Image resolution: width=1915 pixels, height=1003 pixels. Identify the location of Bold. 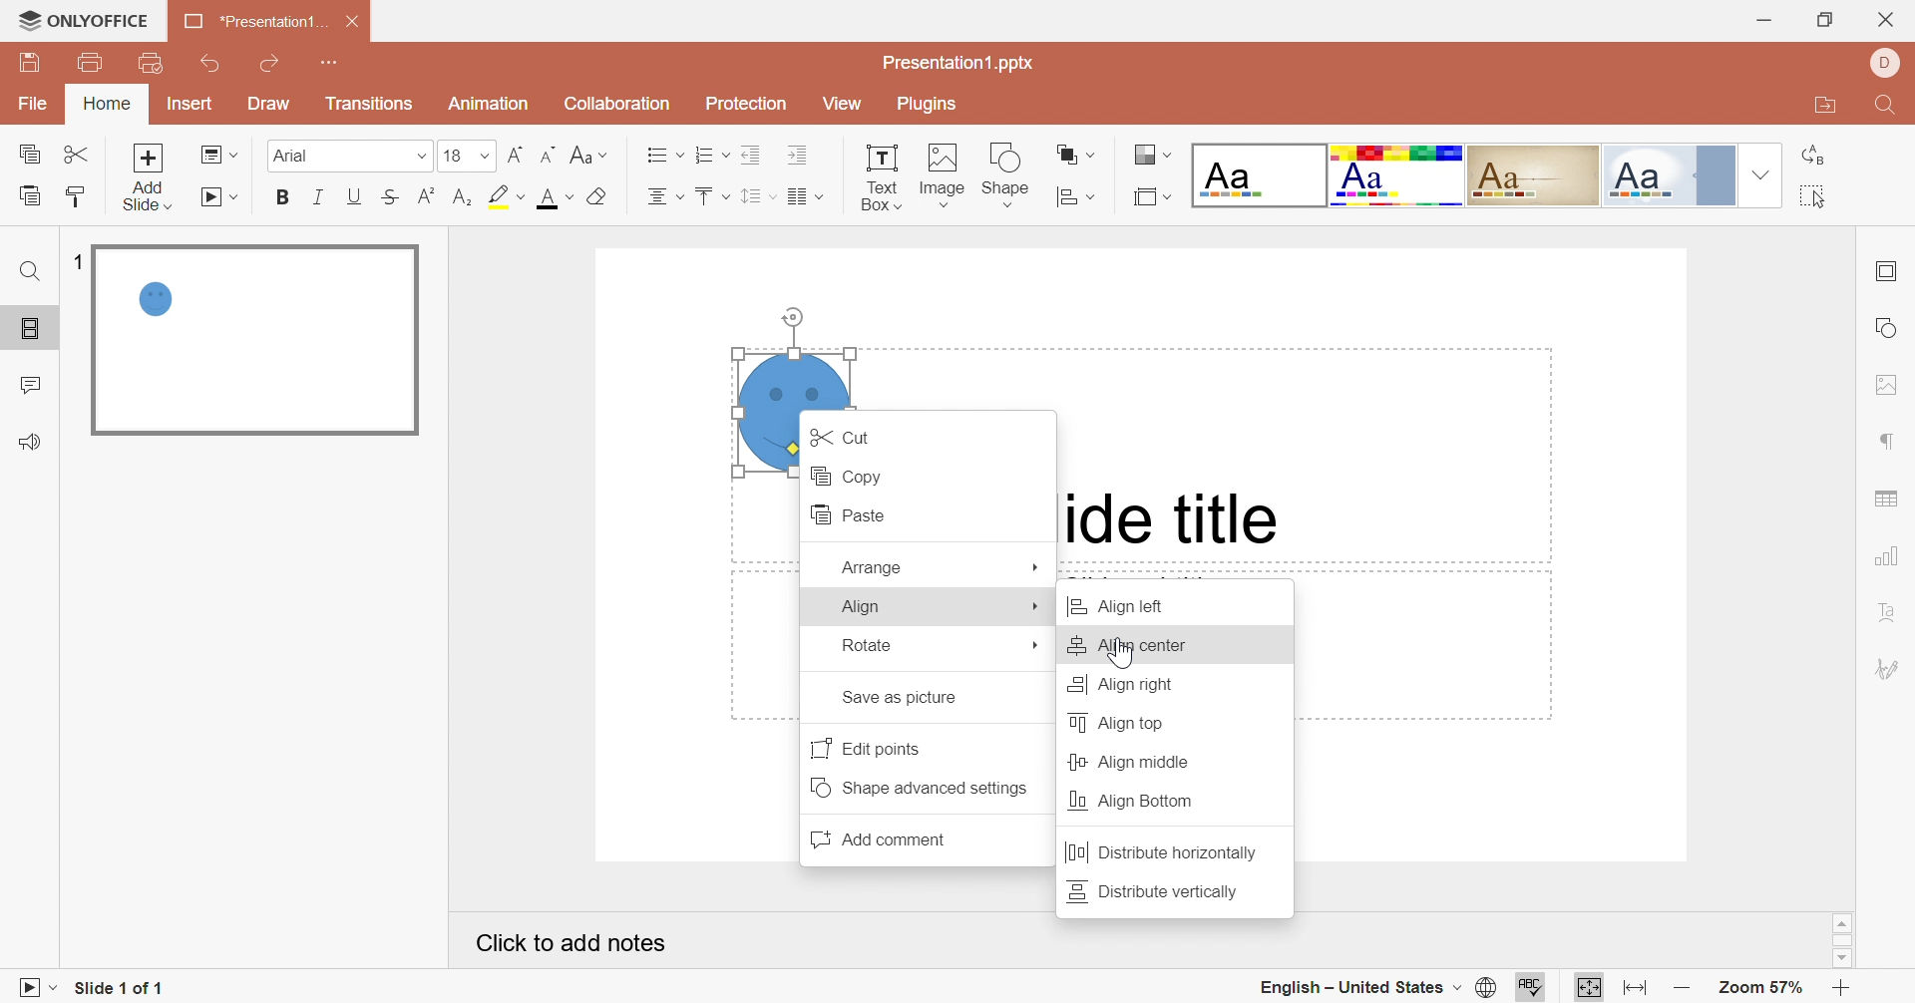
(284, 198).